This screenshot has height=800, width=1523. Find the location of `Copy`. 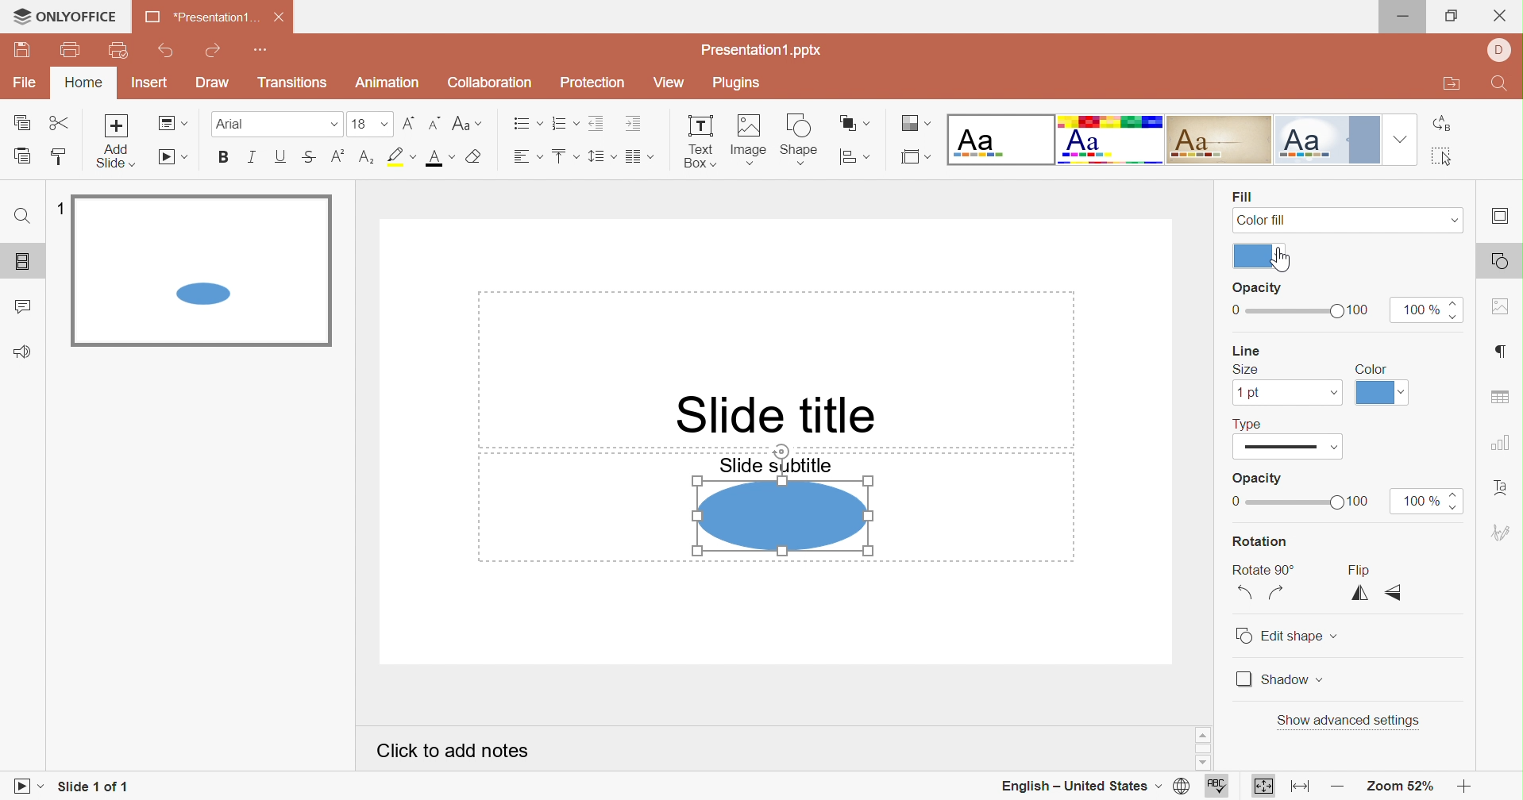

Copy is located at coordinates (23, 124).